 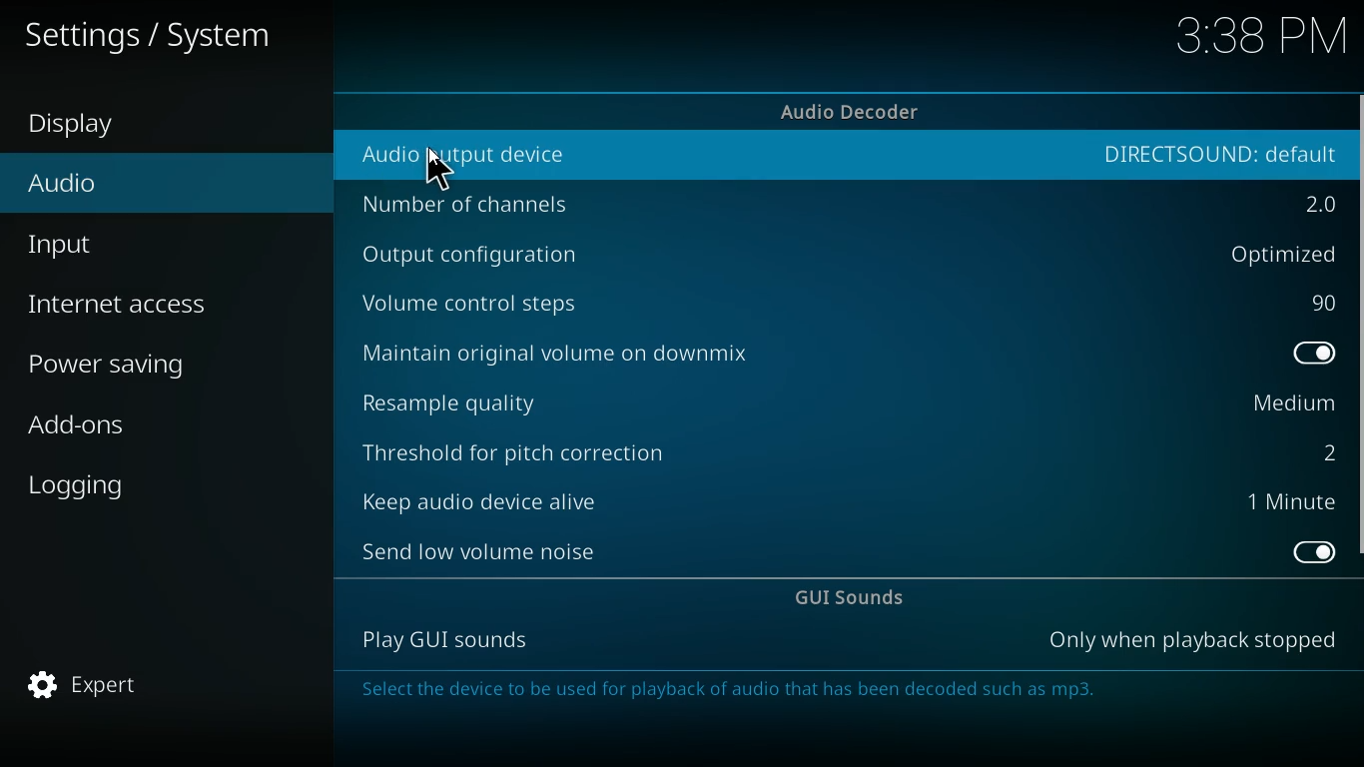 What do you see at coordinates (136, 481) in the screenshot?
I see `logging` at bounding box center [136, 481].